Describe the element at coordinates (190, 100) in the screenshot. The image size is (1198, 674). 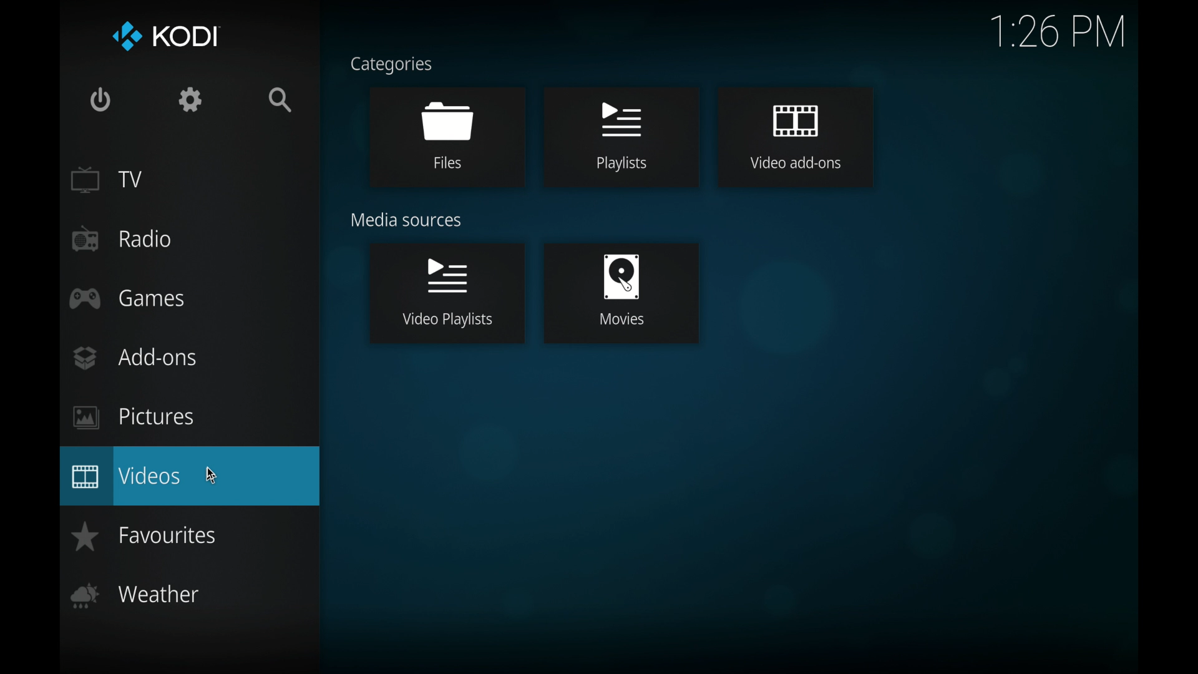
I see `settings` at that location.